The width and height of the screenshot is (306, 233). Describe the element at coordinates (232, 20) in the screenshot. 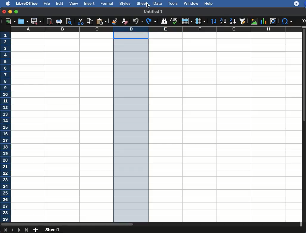

I see `descendinga` at that location.